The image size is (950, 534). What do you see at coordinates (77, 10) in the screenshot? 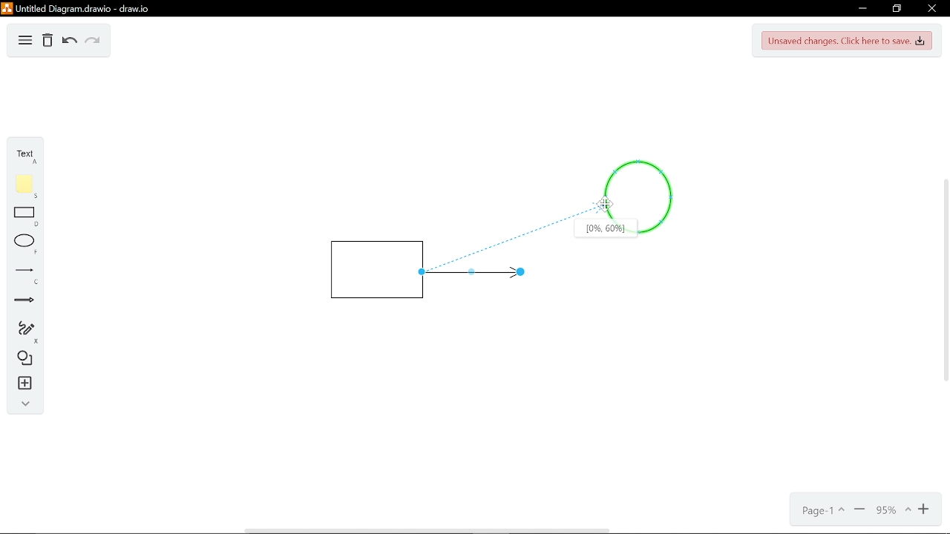
I see `Untitled diagram drawio` at bounding box center [77, 10].